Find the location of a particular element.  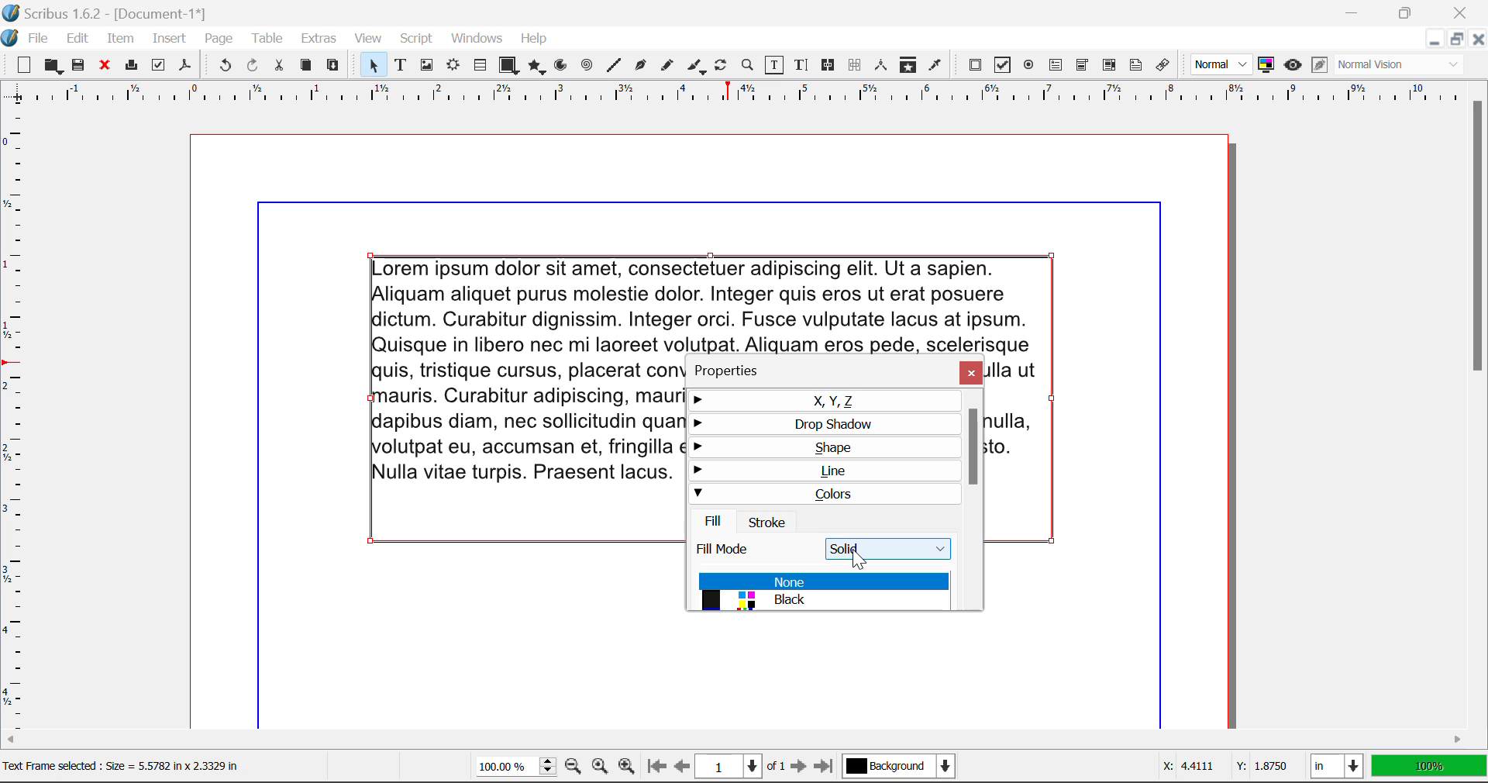

Cut is located at coordinates (278, 66).